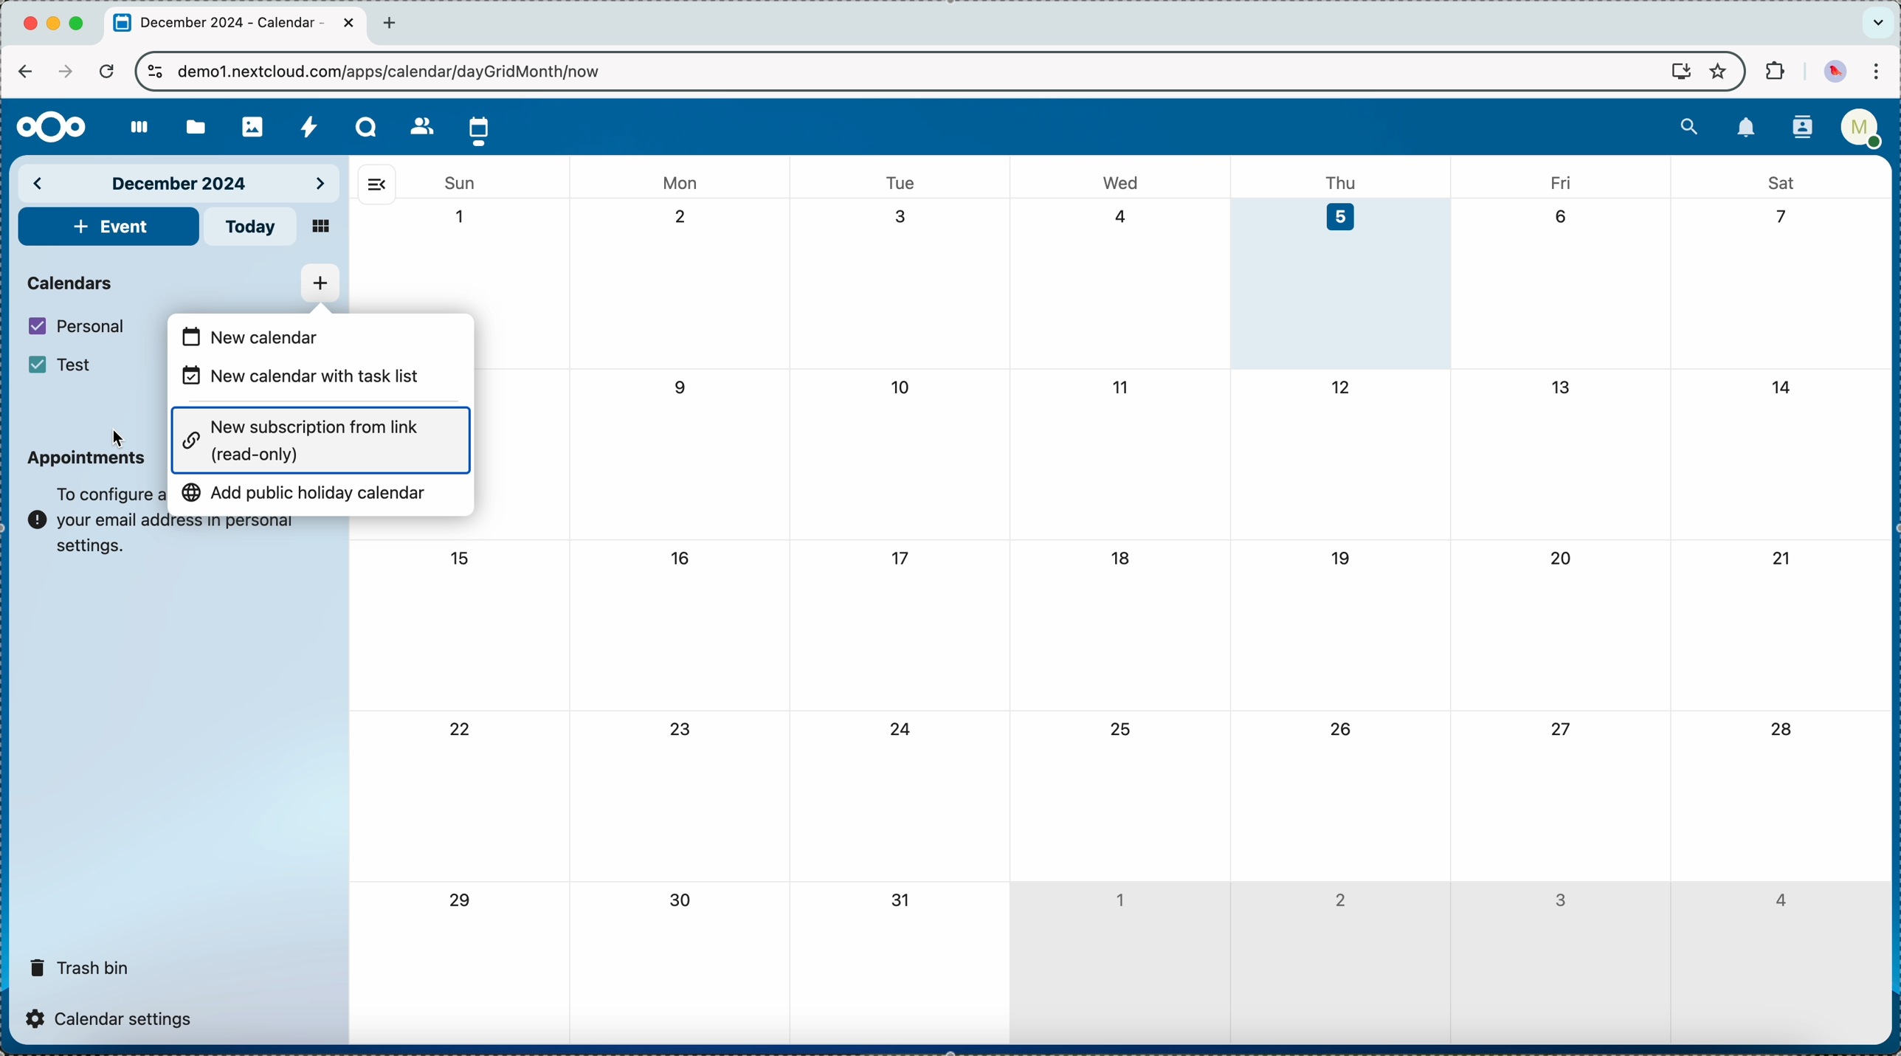 The image size is (1901, 1056). I want to click on photos, so click(252, 122).